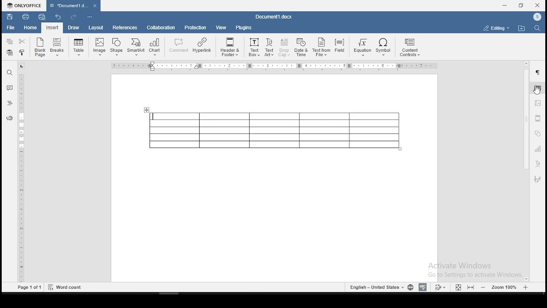 Image resolution: width=547 pixels, height=308 pixels. I want to click on SmartArt, so click(135, 47).